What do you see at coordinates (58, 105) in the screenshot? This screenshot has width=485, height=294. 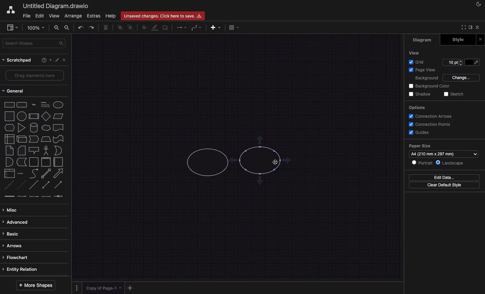 I see `ellipse` at bounding box center [58, 105].